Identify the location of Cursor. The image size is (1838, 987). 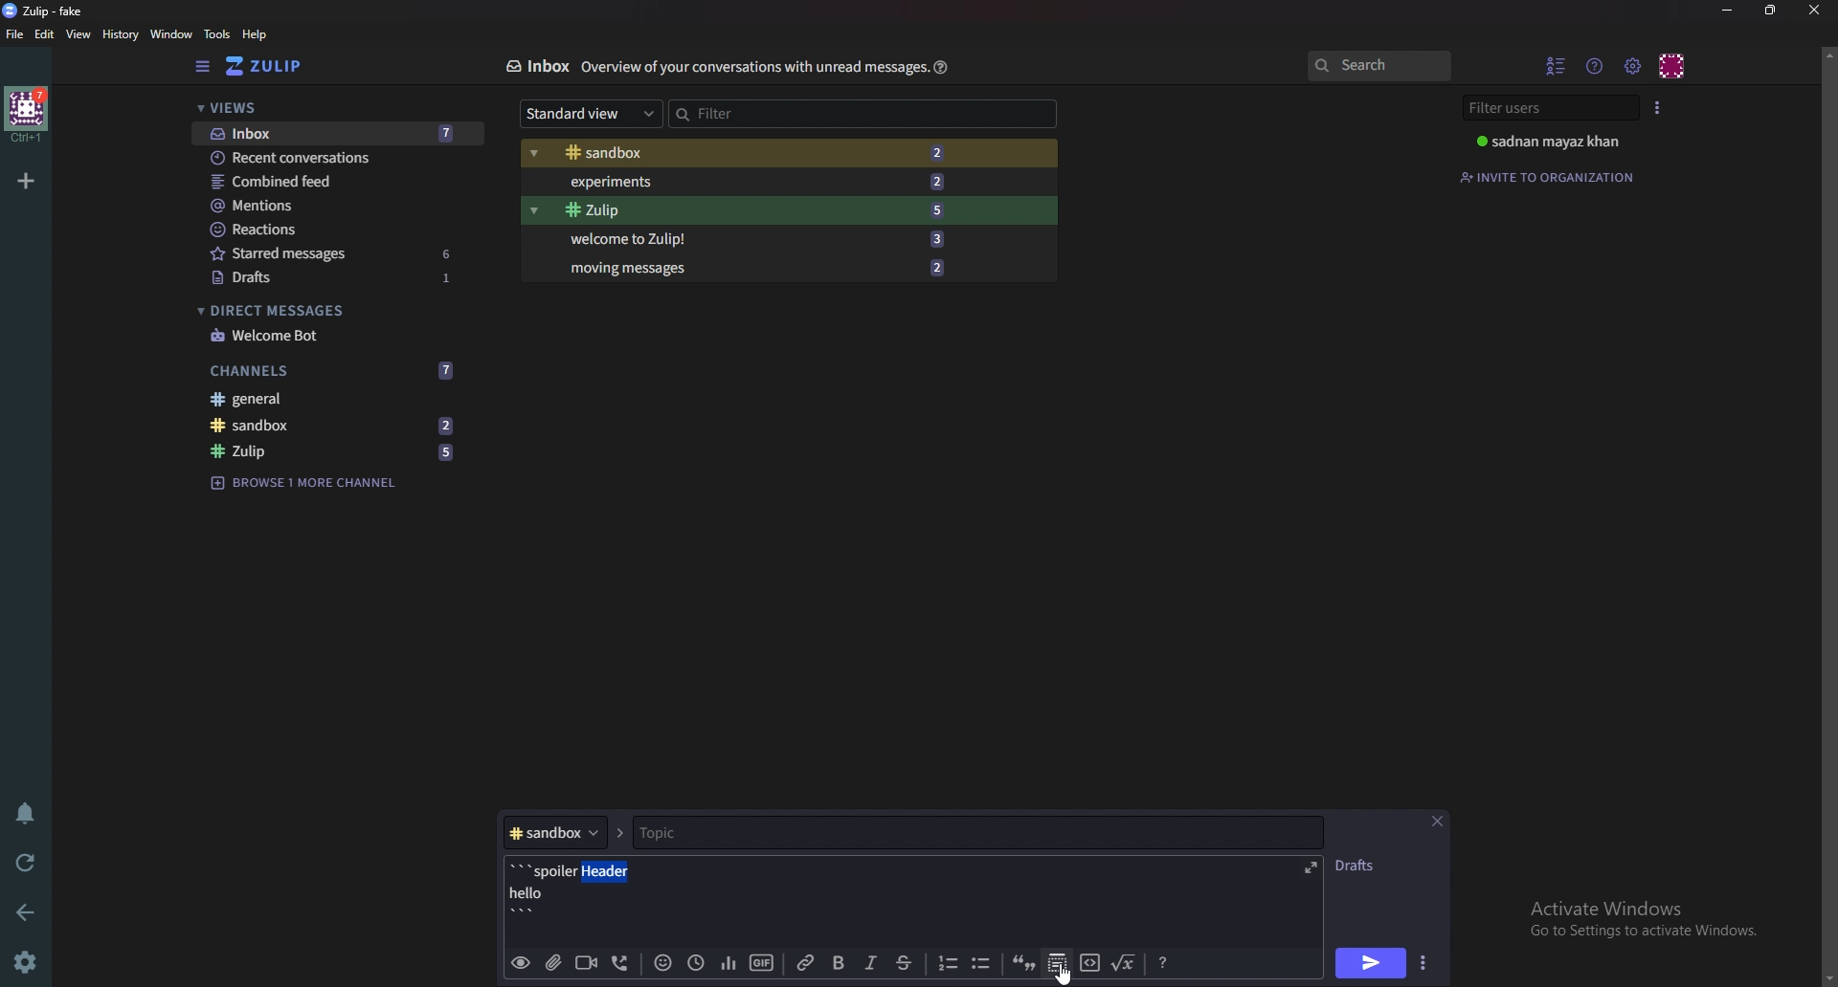
(1065, 976).